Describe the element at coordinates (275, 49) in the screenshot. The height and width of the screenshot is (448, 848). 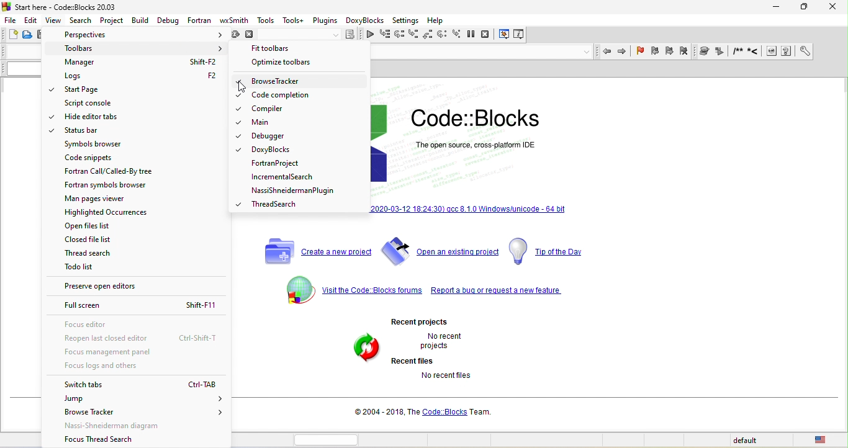
I see `fit toolbars` at that location.